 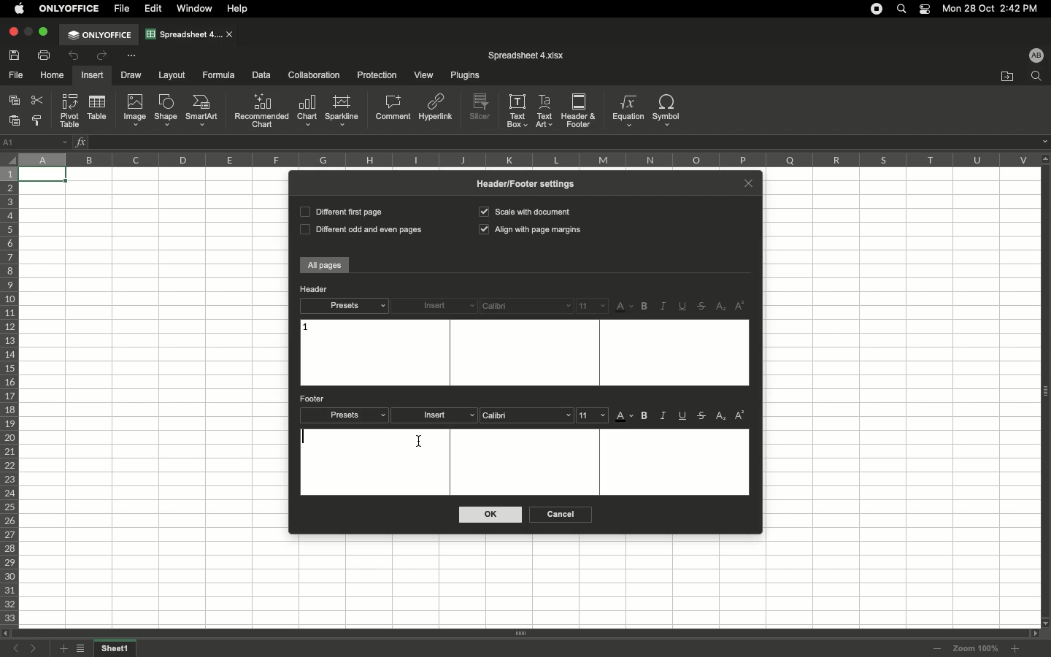 What do you see at coordinates (135, 110) in the screenshot?
I see `Image` at bounding box center [135, 110].